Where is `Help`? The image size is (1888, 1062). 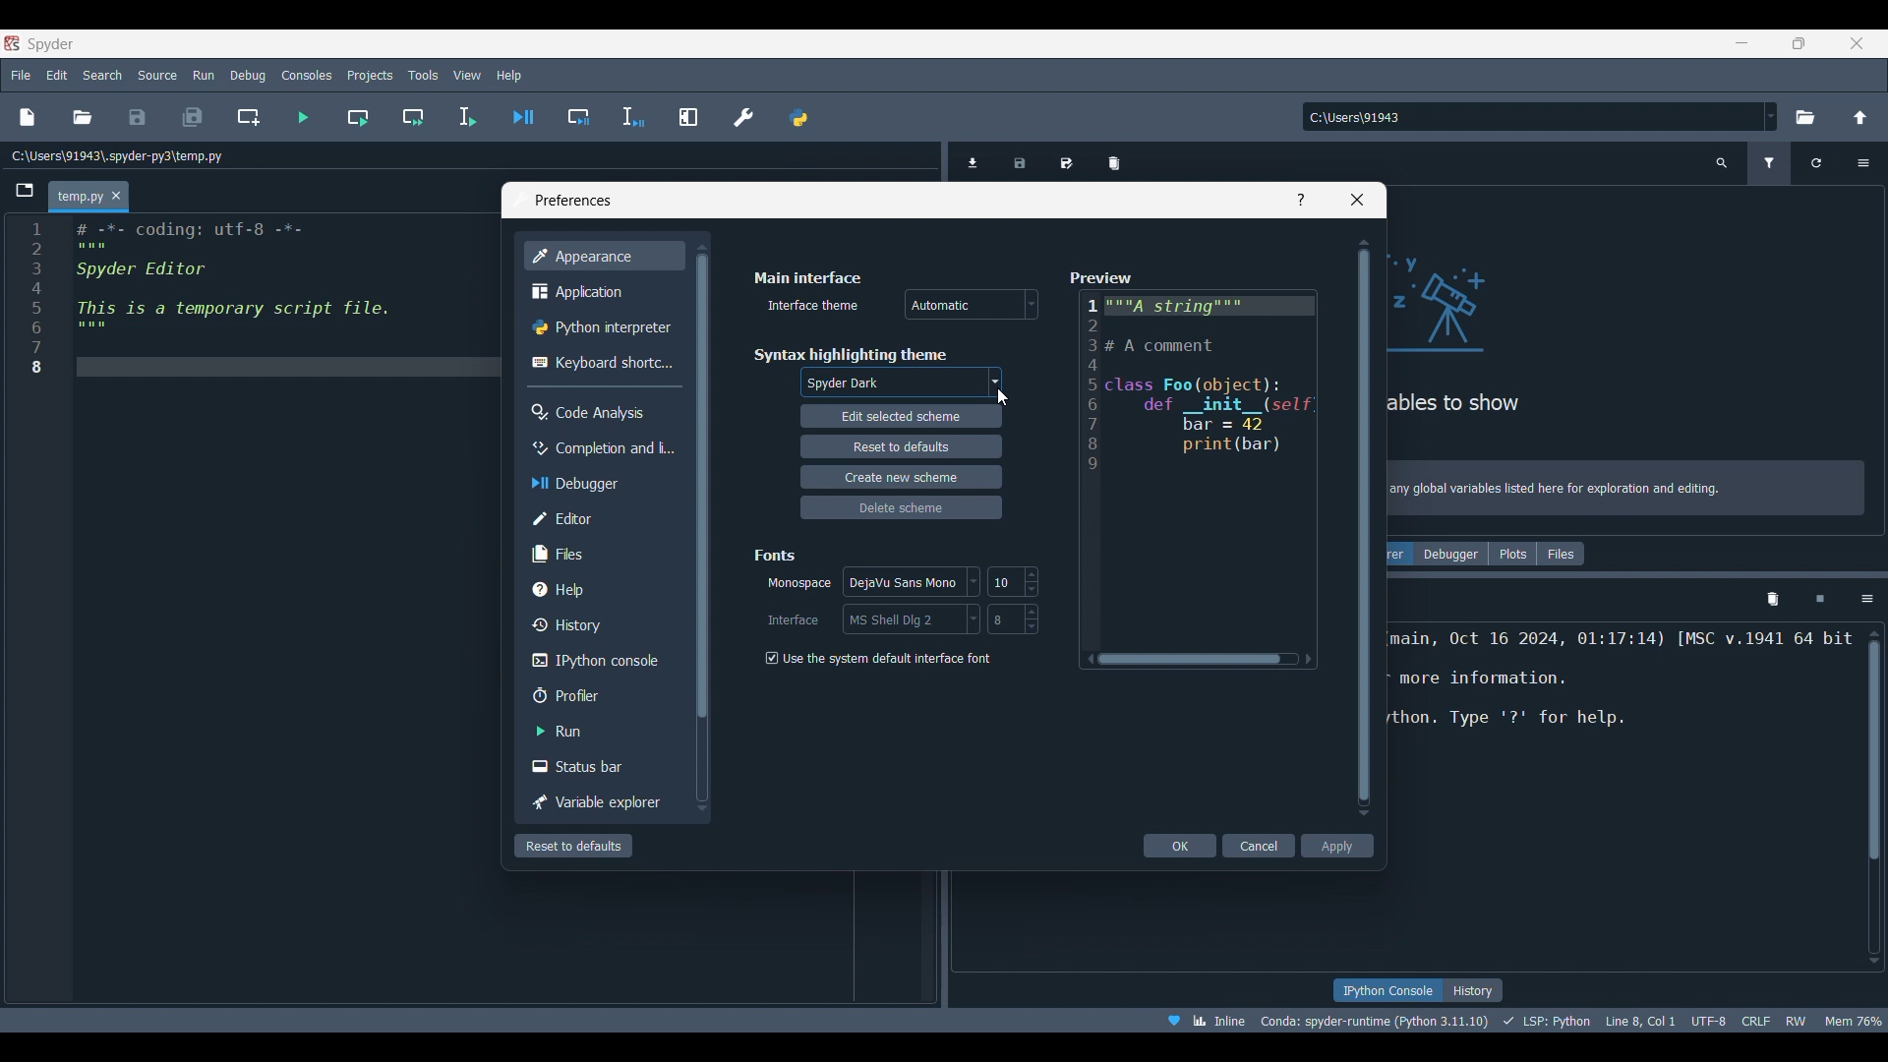
Help is located at coordinates (601, 589).